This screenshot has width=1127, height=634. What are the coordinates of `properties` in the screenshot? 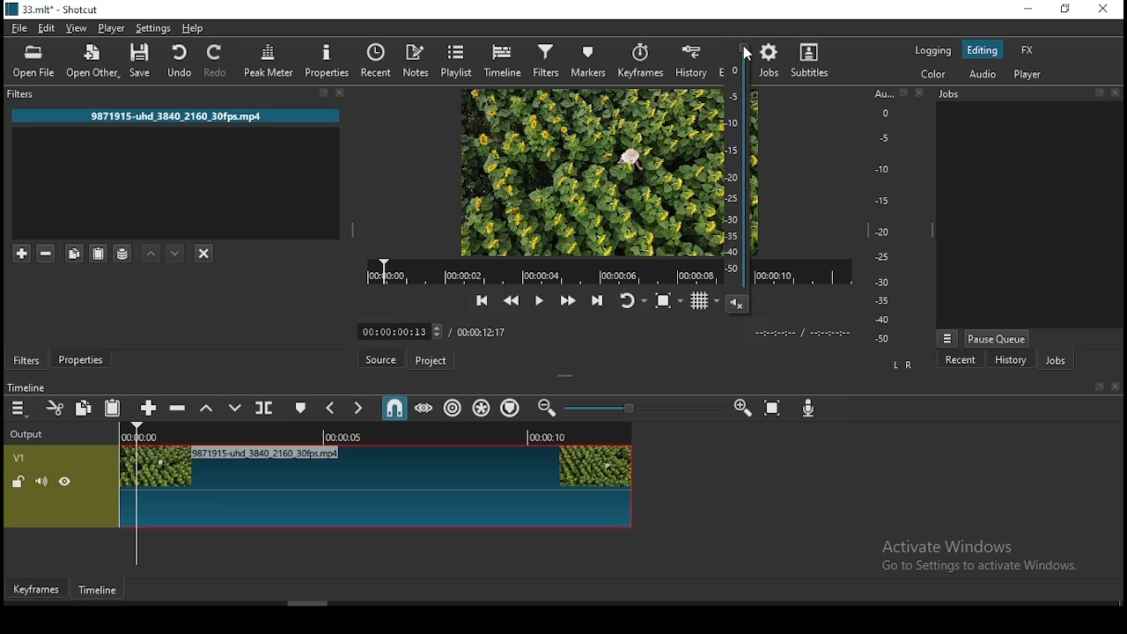 It's located at (325, 59).